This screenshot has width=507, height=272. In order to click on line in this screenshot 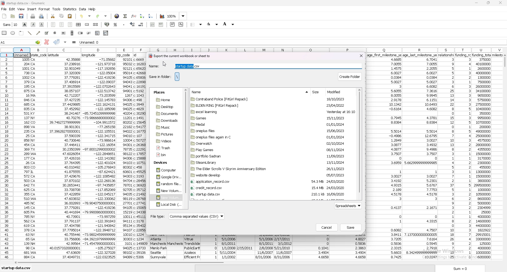, I will do `click(30, 33)`.